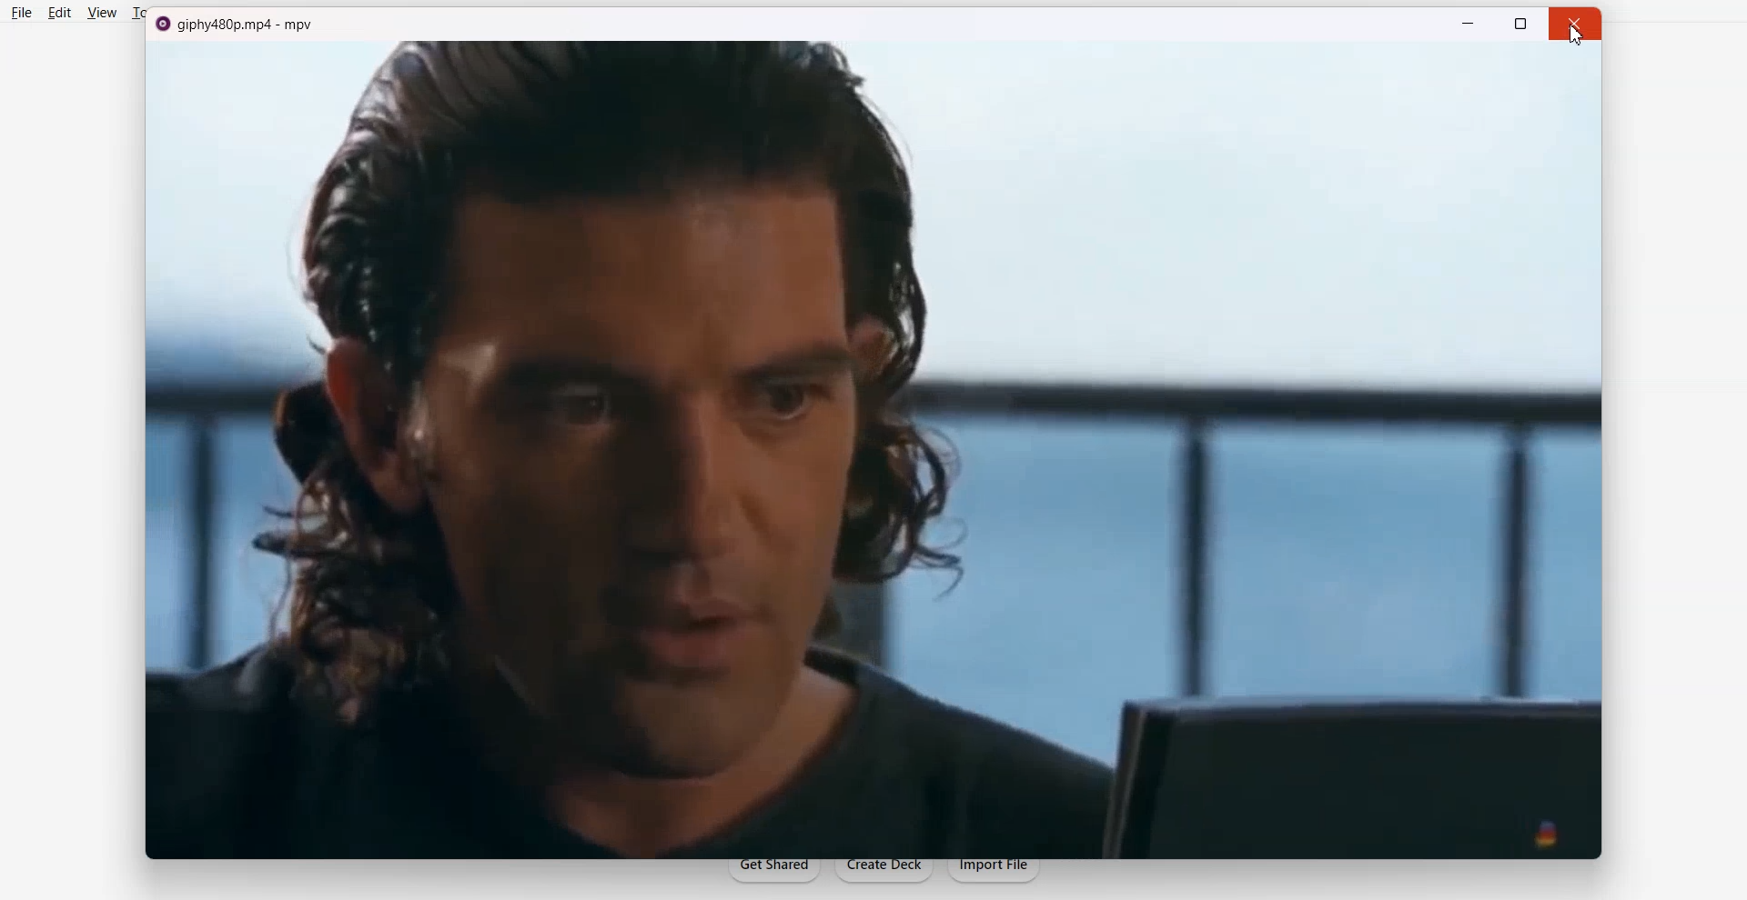 The height and width of the screenshot is (900, 1747). I want to click on Edit, so click(59, 14).